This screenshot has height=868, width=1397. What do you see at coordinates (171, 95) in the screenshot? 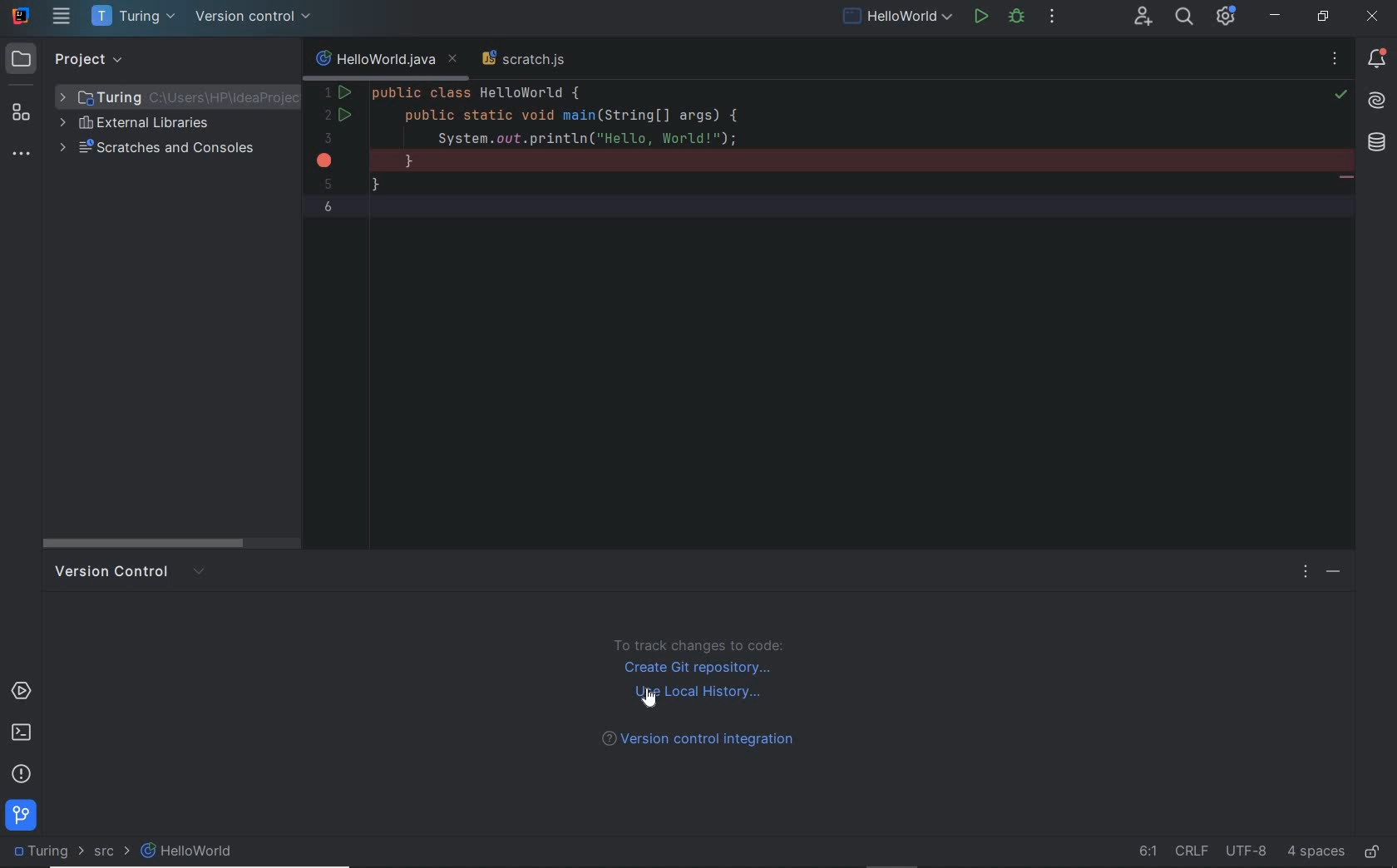
I see `project folder` at bounding box center [171, 95].